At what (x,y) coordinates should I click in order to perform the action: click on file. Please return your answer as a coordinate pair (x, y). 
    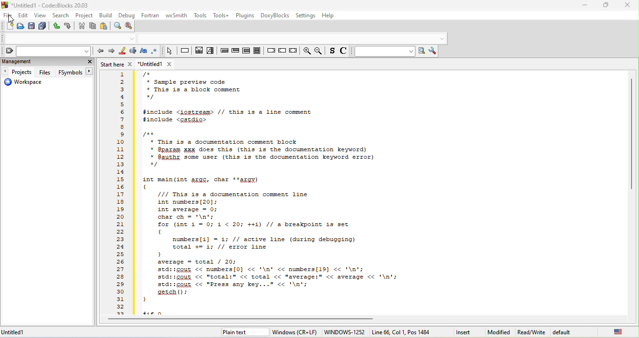
    Looking at the image, I should click on (7, 15).